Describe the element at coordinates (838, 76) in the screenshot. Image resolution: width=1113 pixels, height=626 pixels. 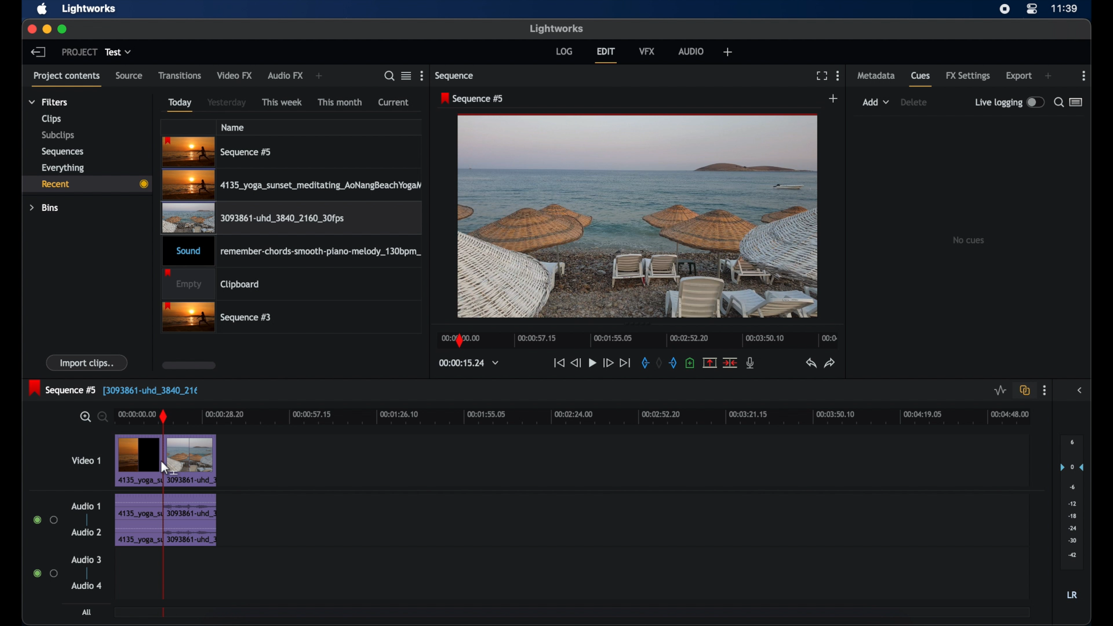
I see `more options` at that location.